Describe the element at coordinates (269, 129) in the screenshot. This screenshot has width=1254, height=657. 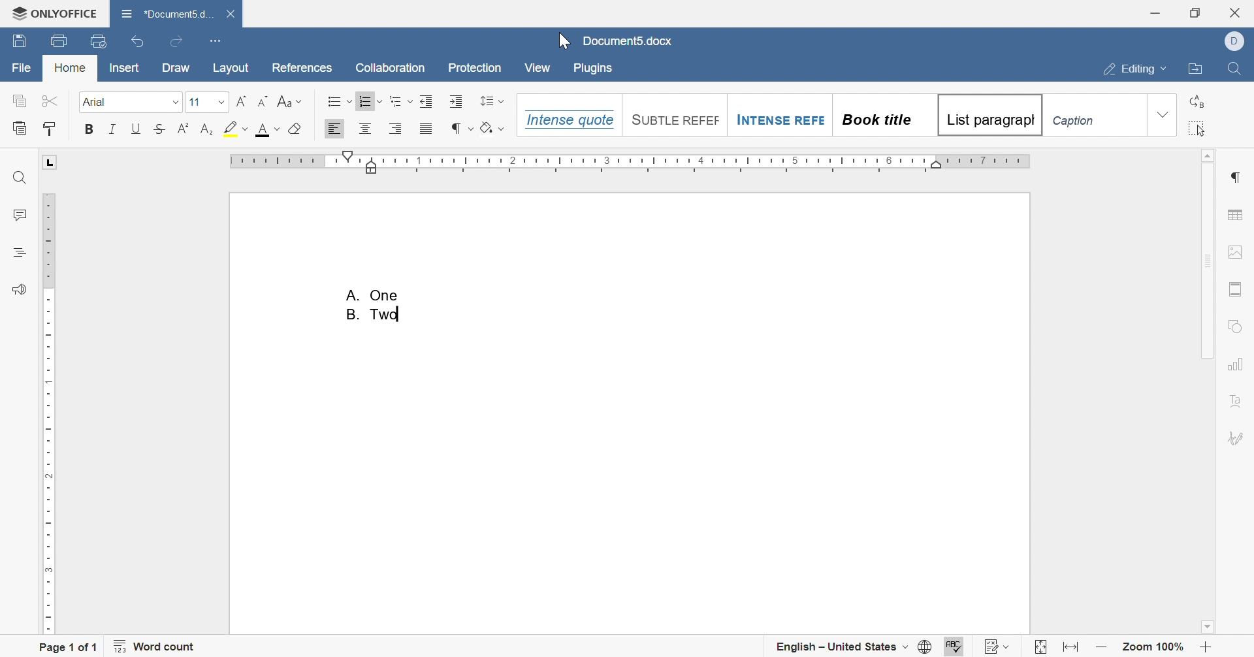
I see `font color` at that location.